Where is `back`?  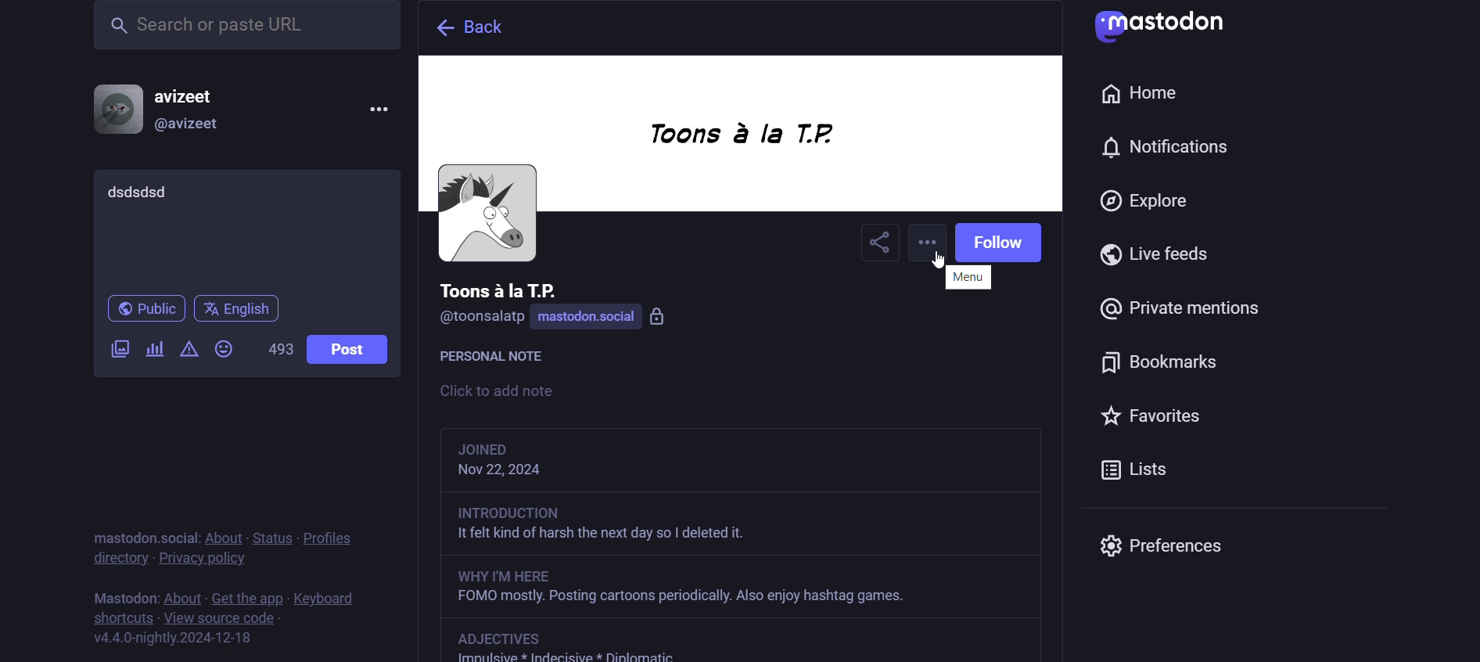 back is located at coordinates (465, 28).